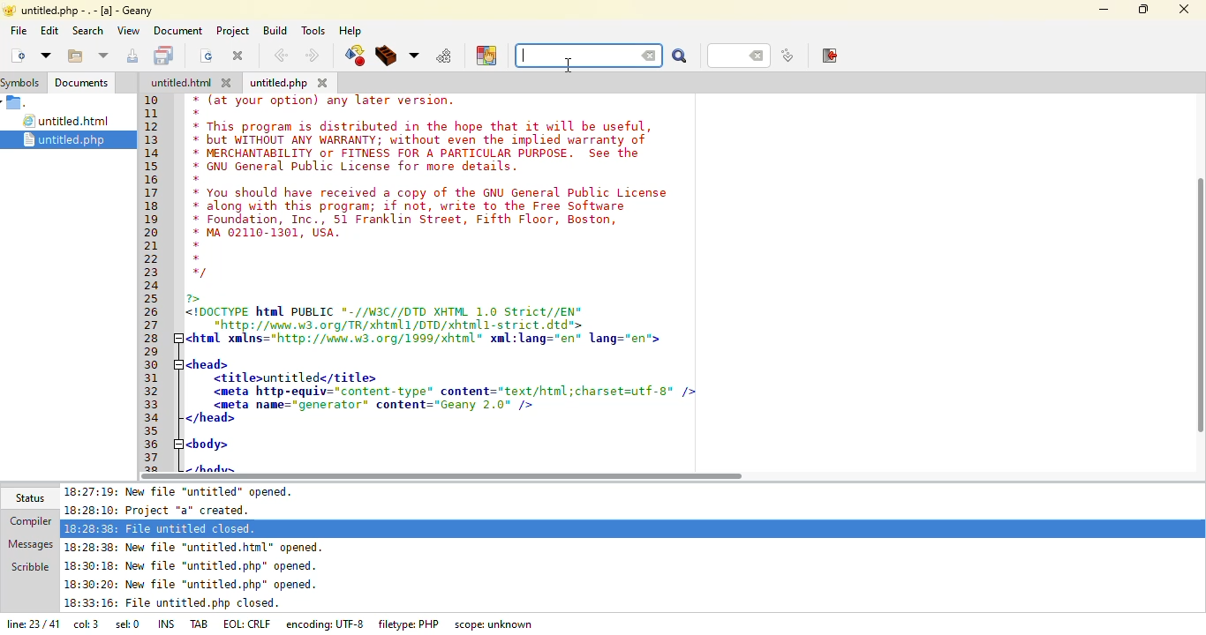 This screenshot has width=1206, height=635. I want to click on help, so click(350, 31).